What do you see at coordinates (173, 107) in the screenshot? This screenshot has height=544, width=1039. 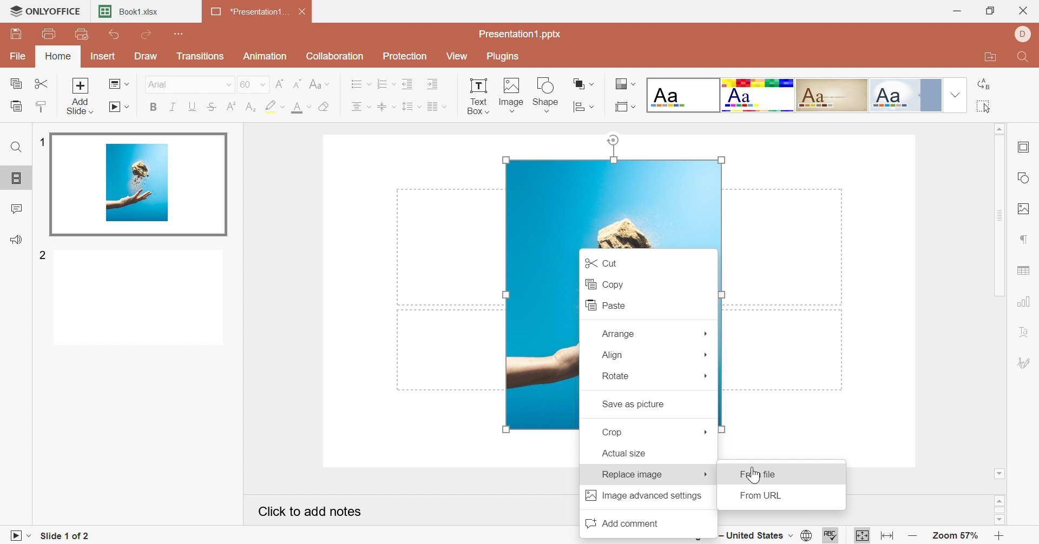 I see `Italic` at bounding box center [173, 107].